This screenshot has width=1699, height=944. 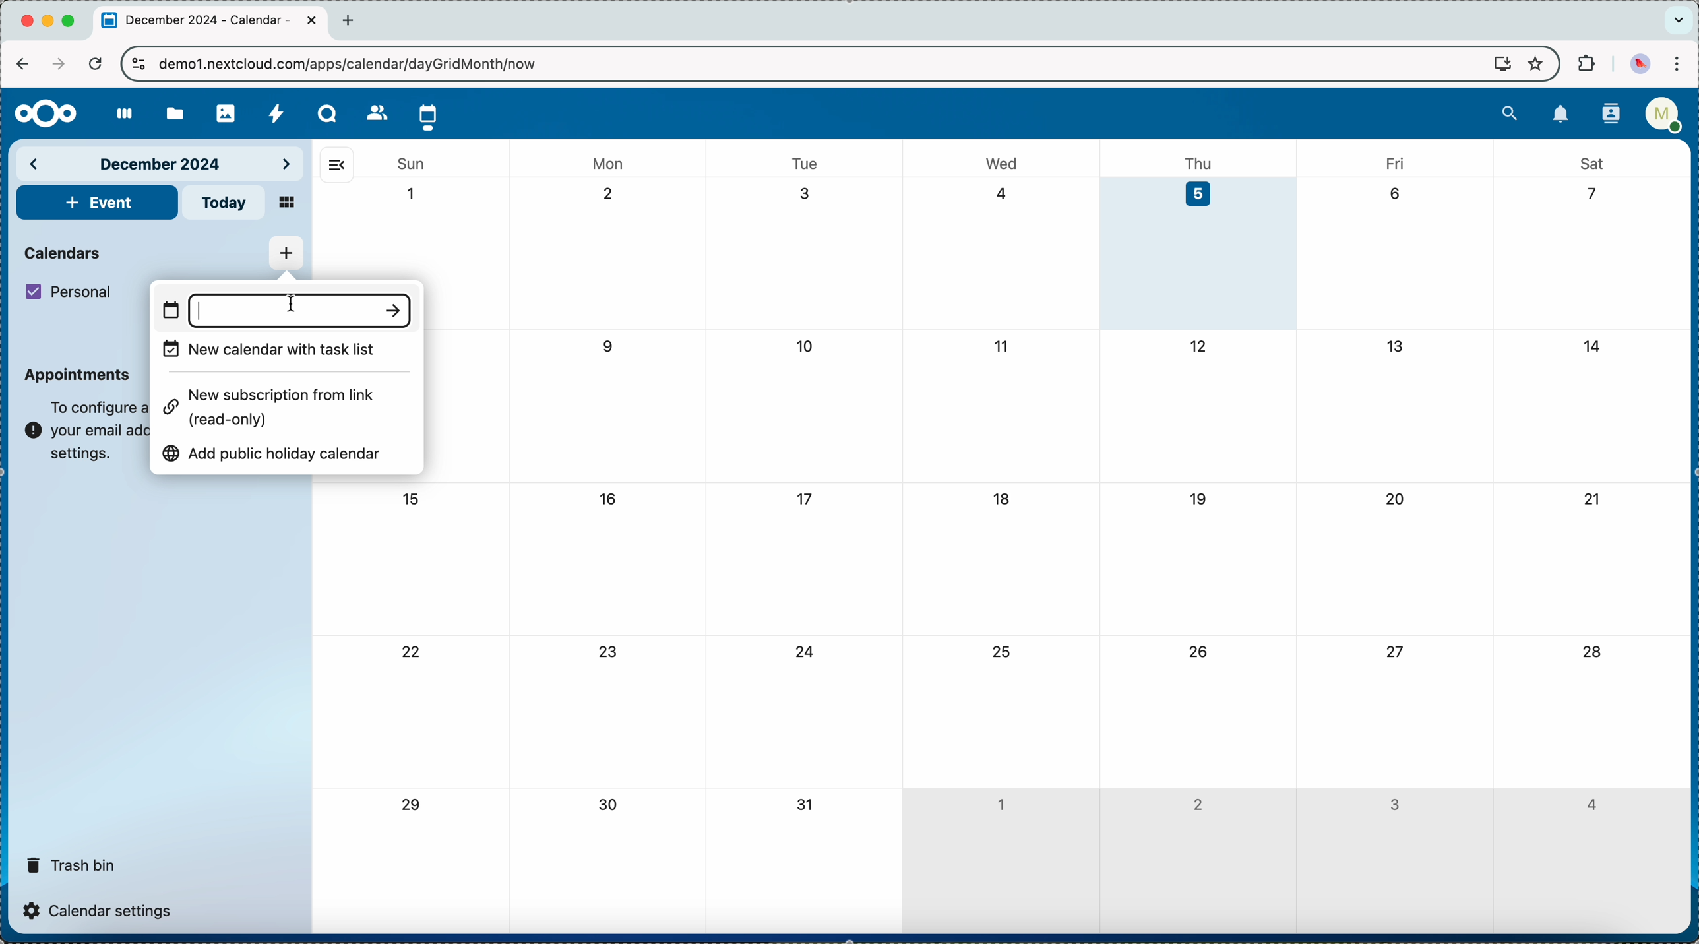 I want to click on 4, so click(x=1003, y=193).